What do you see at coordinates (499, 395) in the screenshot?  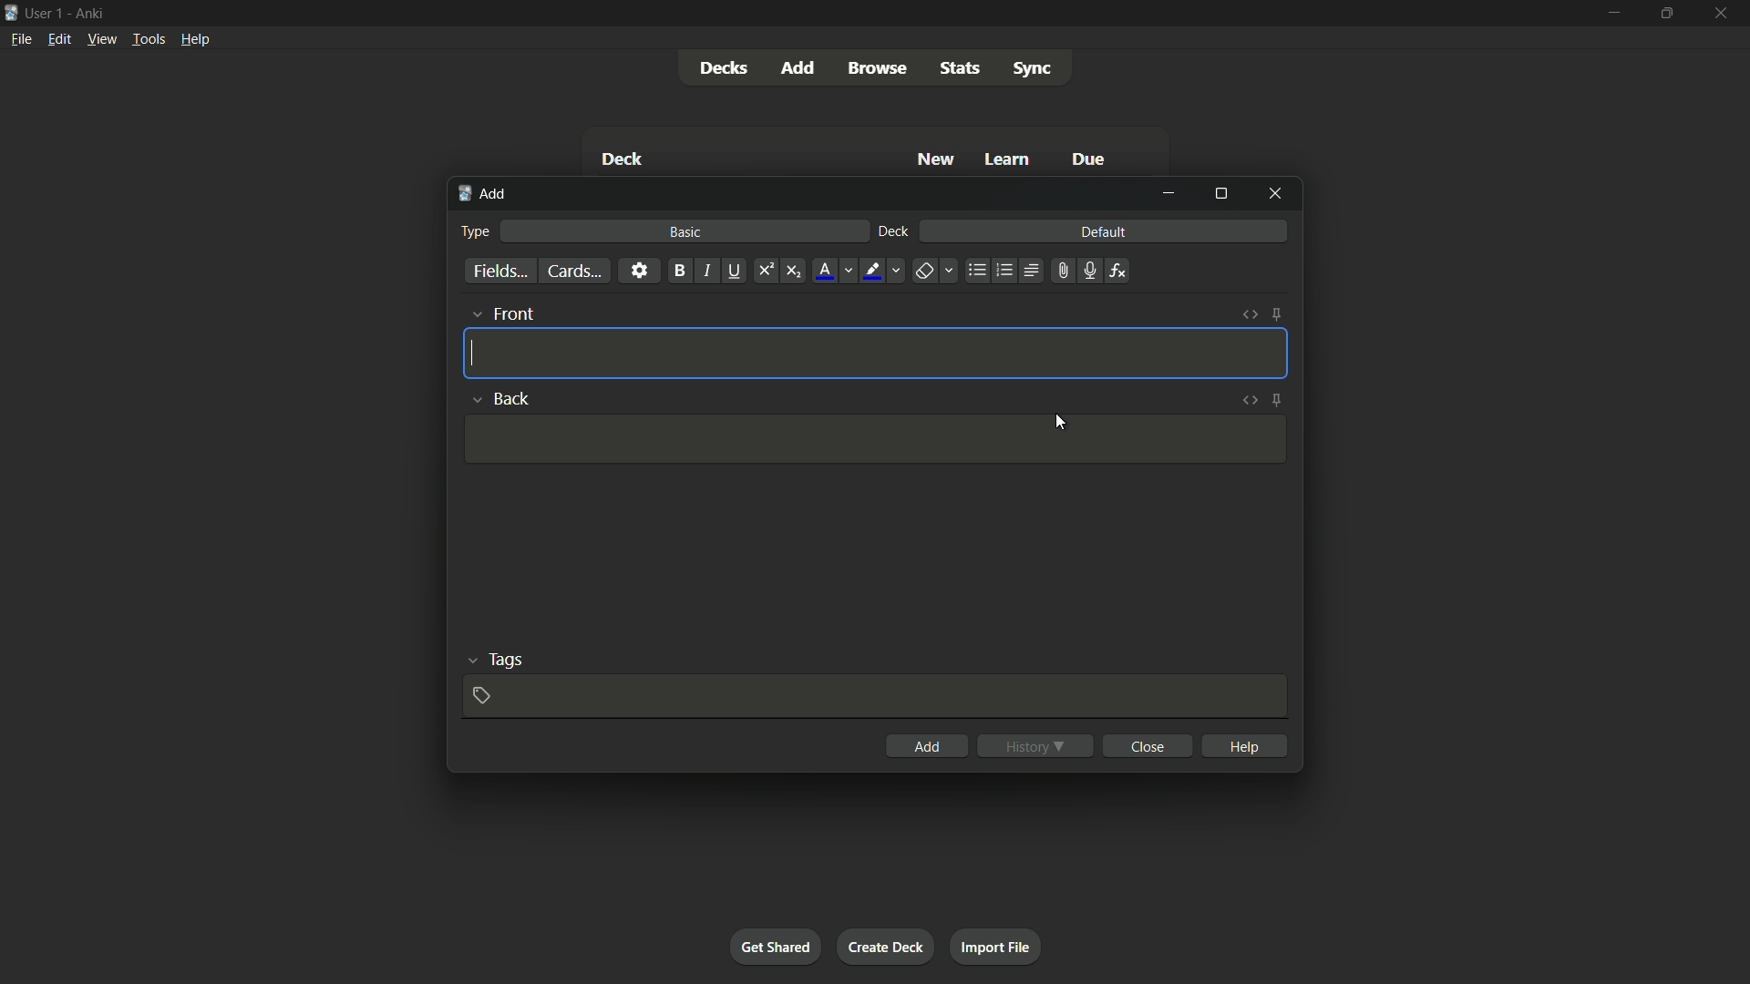 I see `back` at bounding box center [499, 395].